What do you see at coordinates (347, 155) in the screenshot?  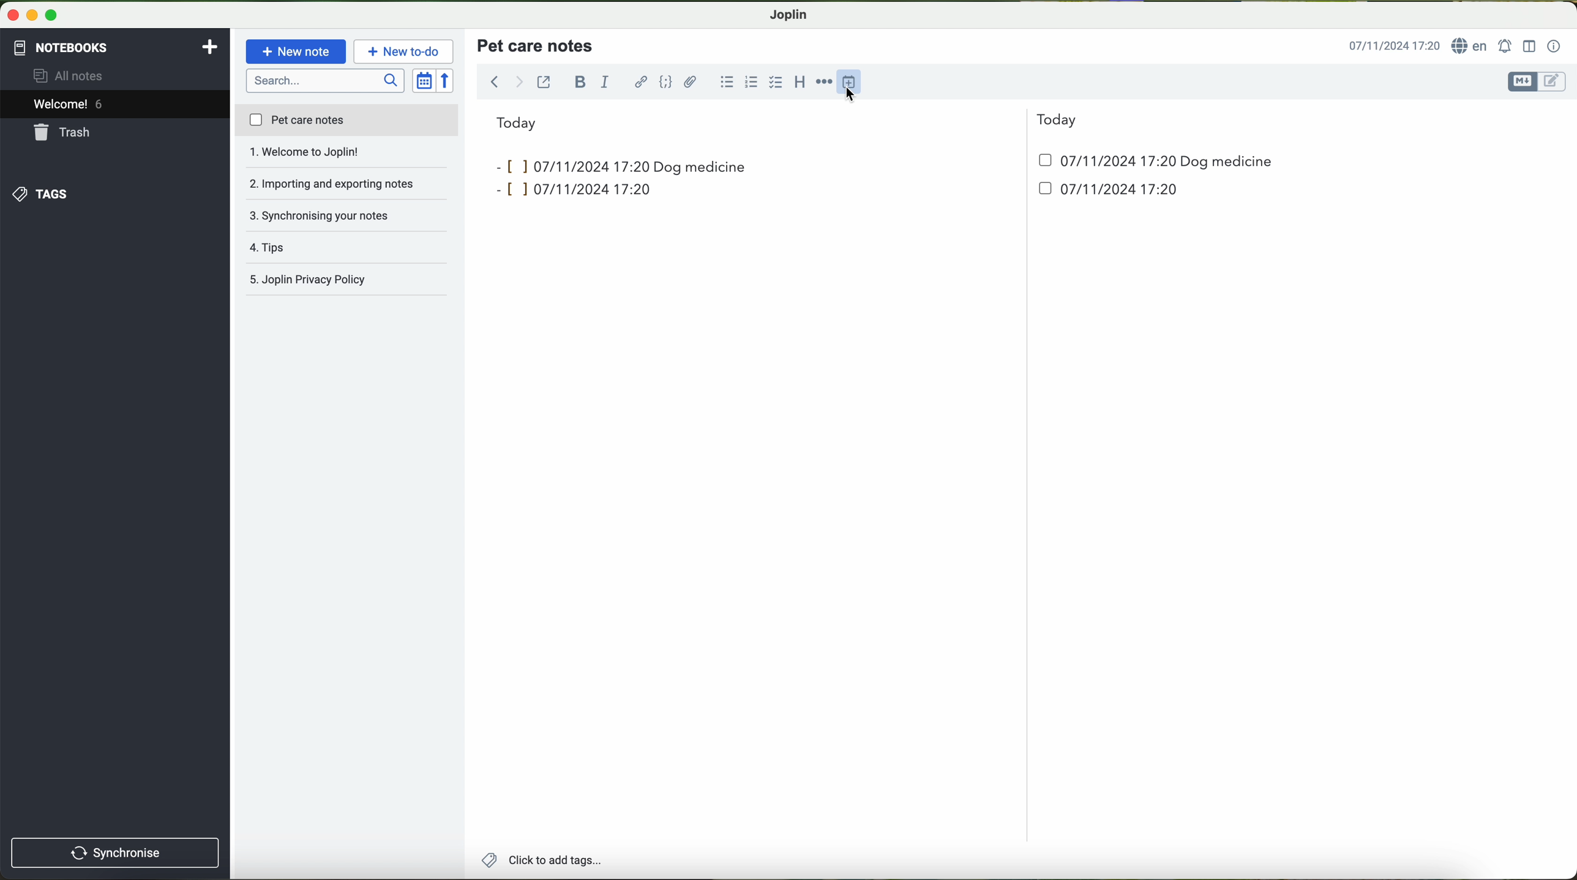 I see `importing and exporting notes` at bounding box center [347, 155].